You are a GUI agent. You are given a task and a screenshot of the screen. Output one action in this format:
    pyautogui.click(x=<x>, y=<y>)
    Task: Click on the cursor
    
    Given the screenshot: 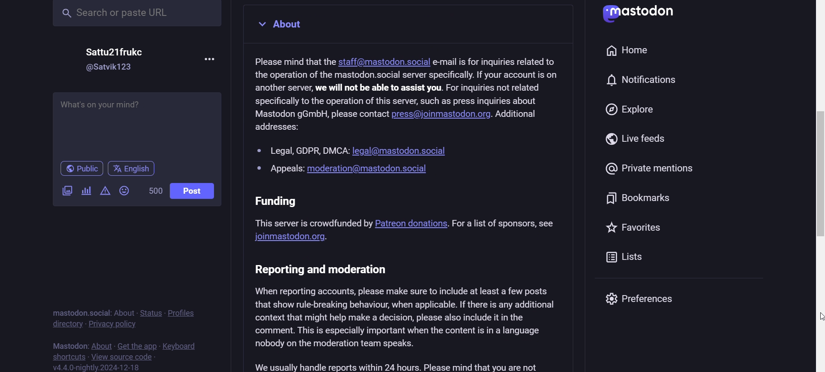 What is the action you would take?
    pyautogui.click(x=819, y=318)
    